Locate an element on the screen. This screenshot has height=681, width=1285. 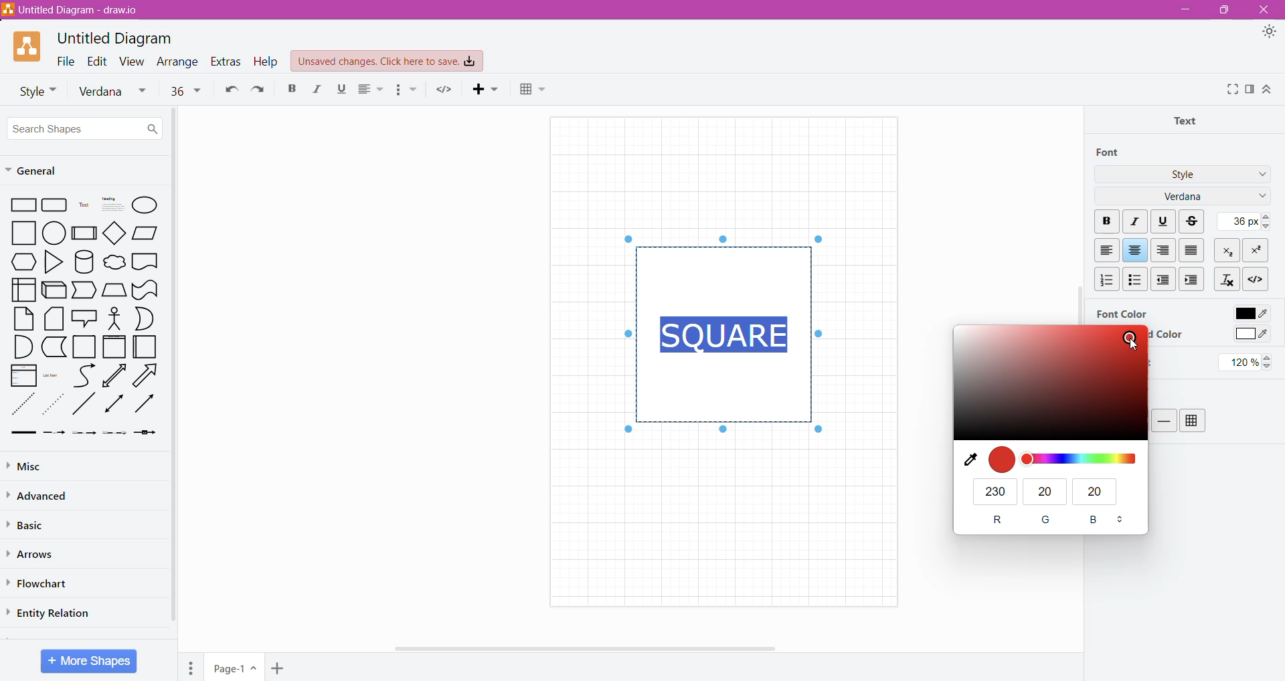
 User Interface is located at coordinates (23, 289).